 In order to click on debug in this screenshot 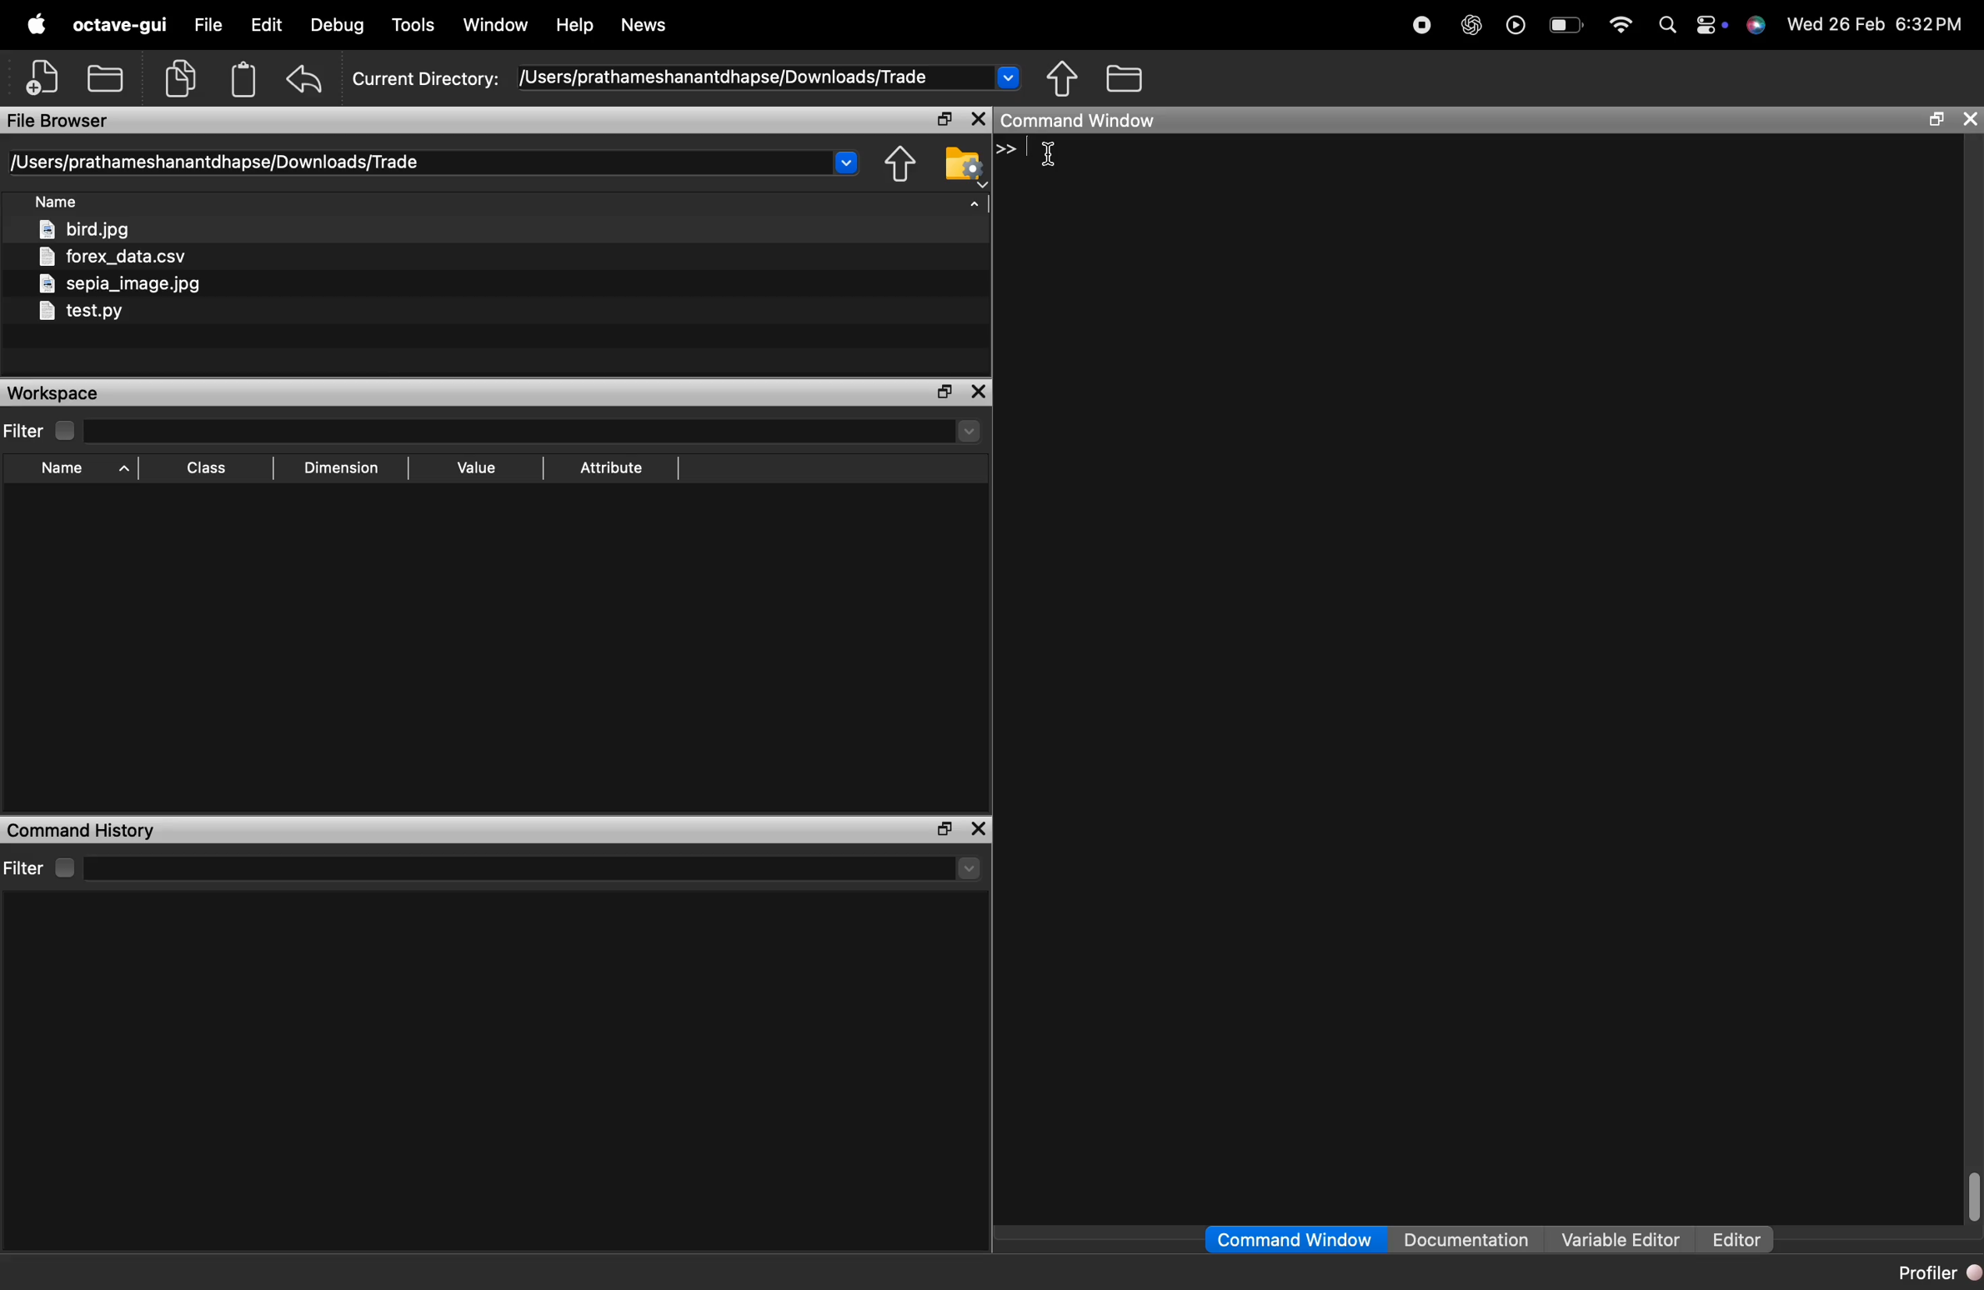, I will do `click(338, 27)`.